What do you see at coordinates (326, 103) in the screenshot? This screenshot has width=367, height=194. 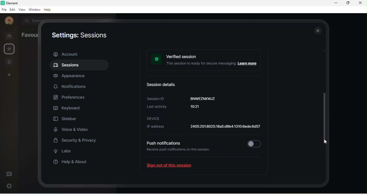 I see `vertical scroll bar` at bounding box center [326, 103].